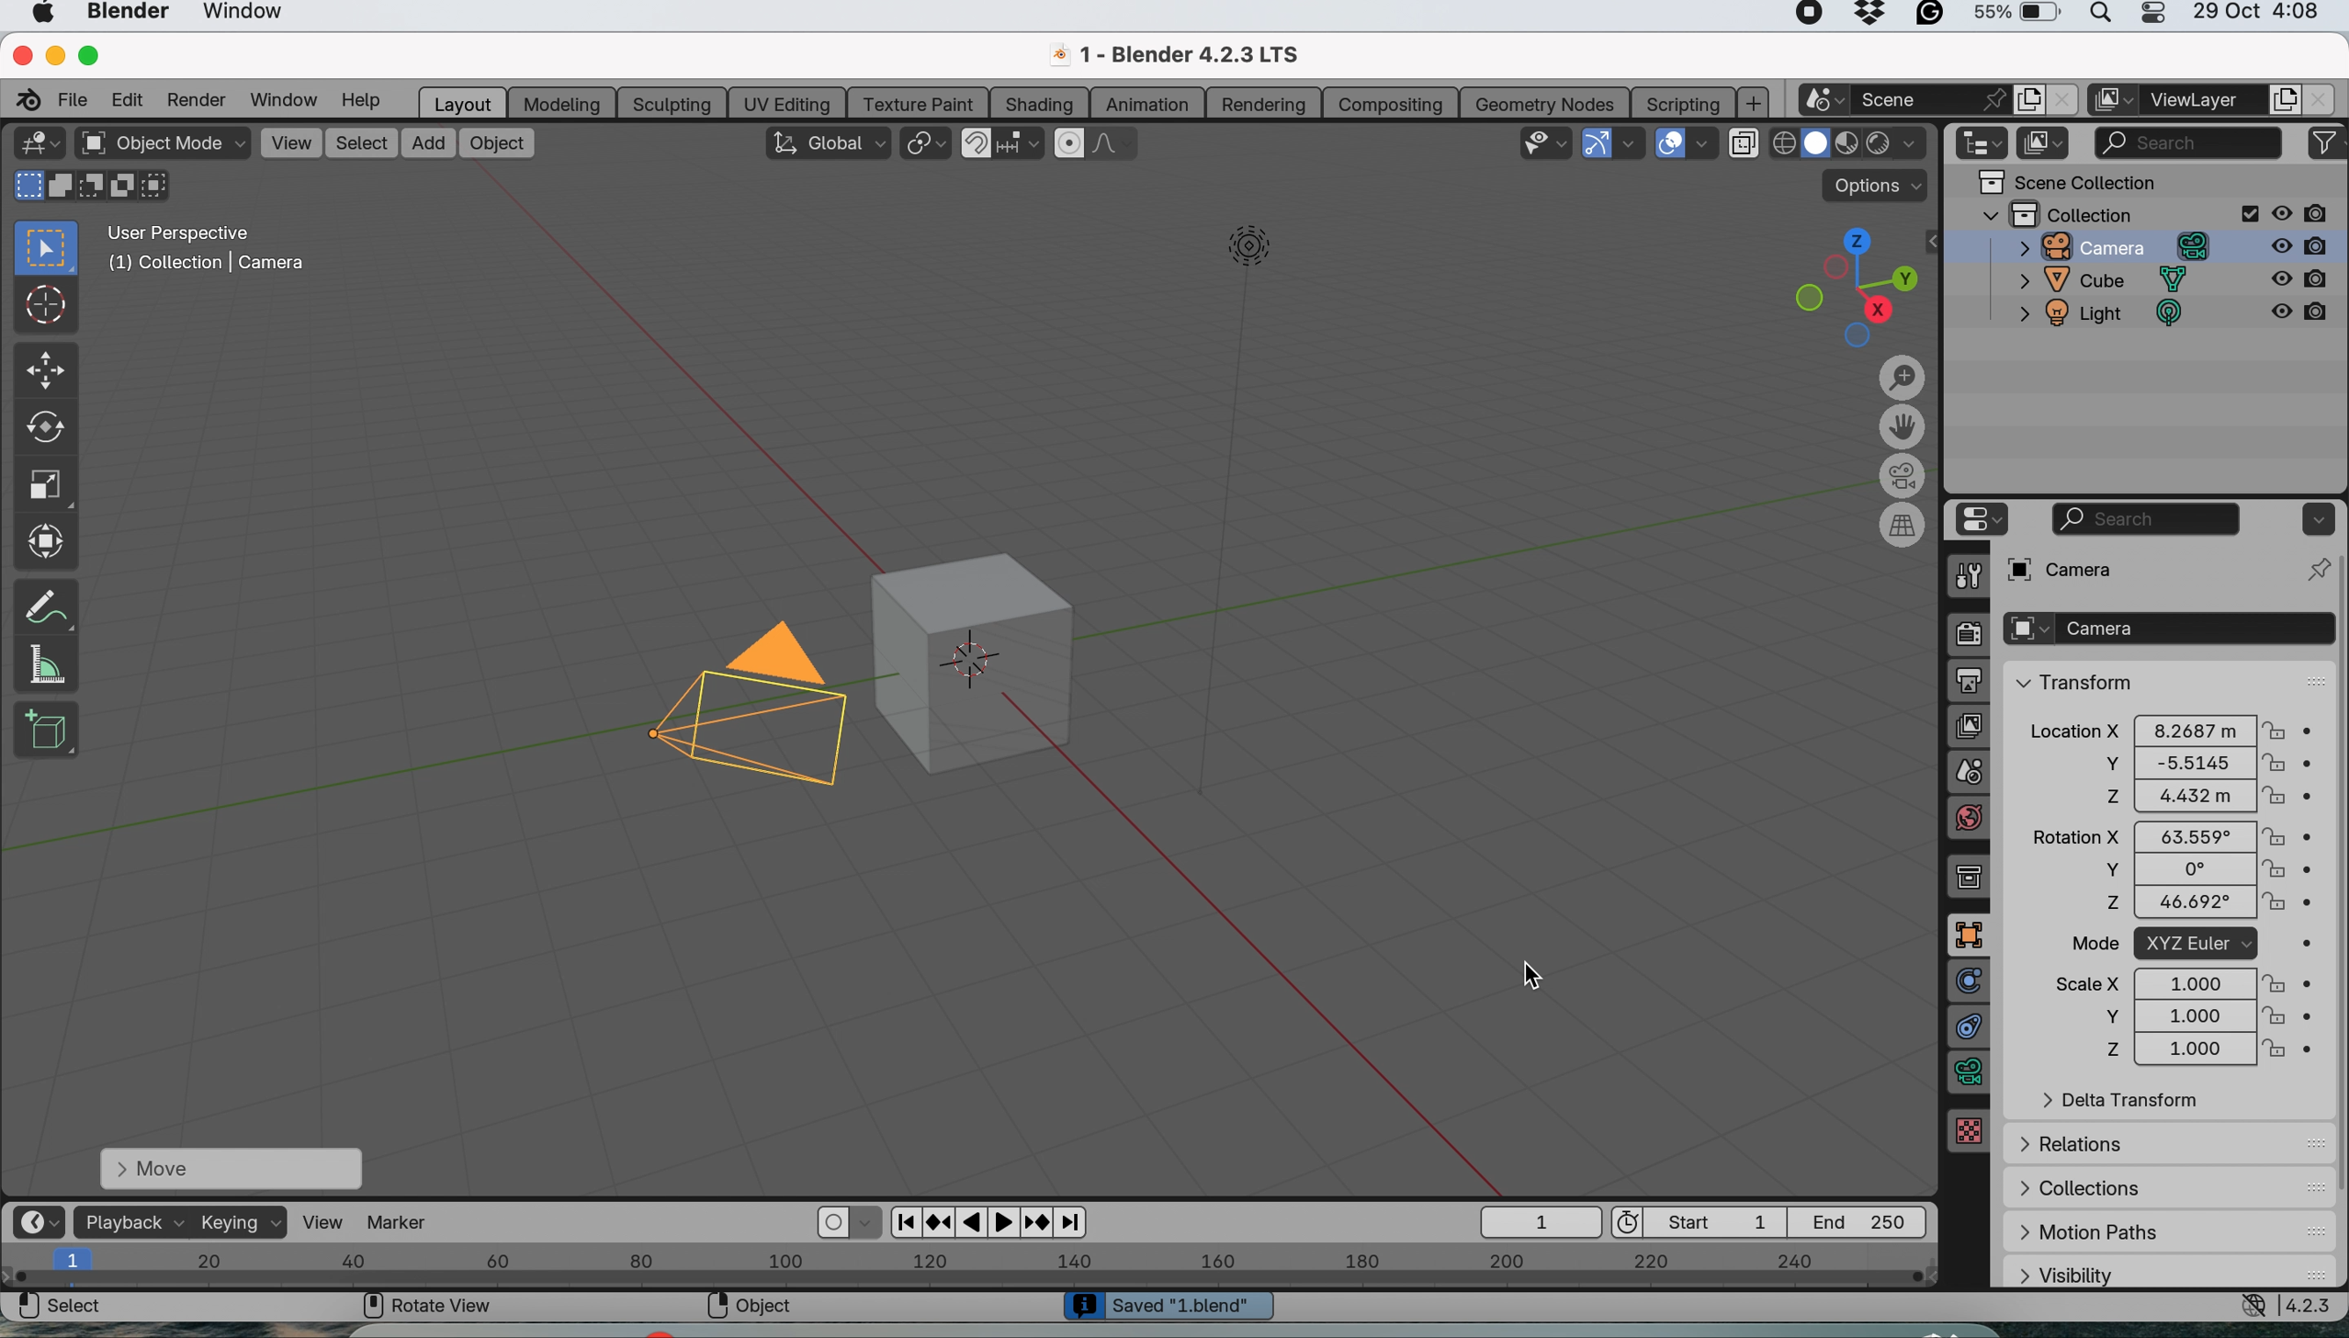 The height and width of the screenshot is (1338, 2349). What do you see at coordinates (2170, 728) in the screenshot?
I see `Location x 8.2687` at bounding box center [2170, 728].